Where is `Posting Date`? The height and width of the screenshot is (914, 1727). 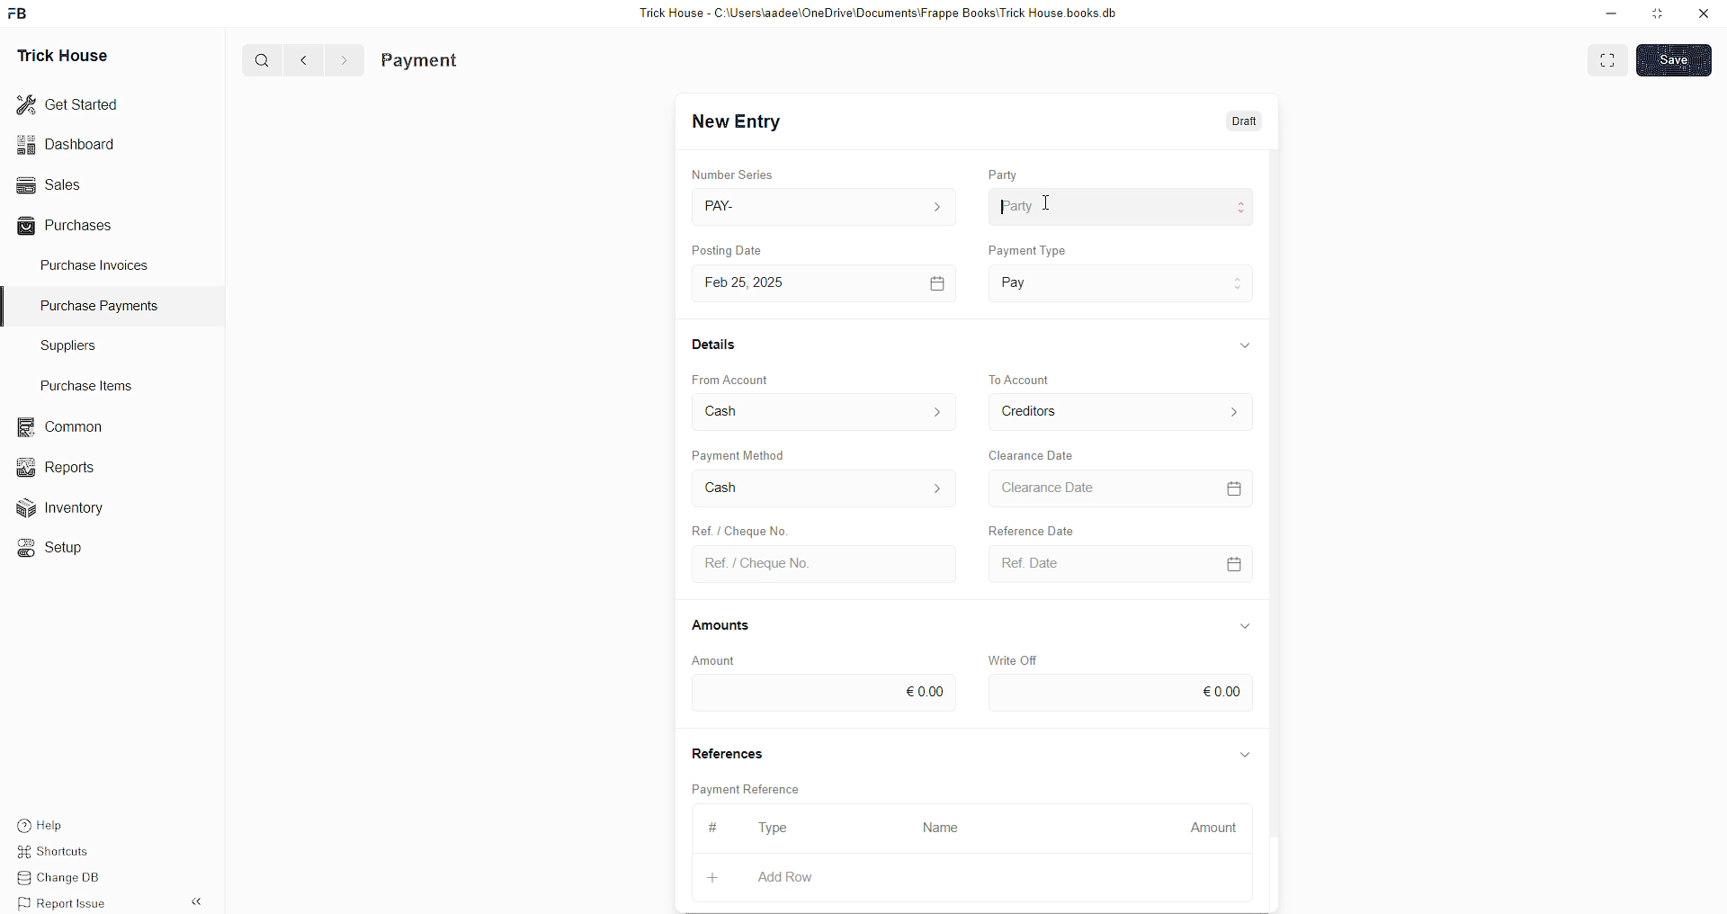 Posting Date is located at coordinates (738, 252).